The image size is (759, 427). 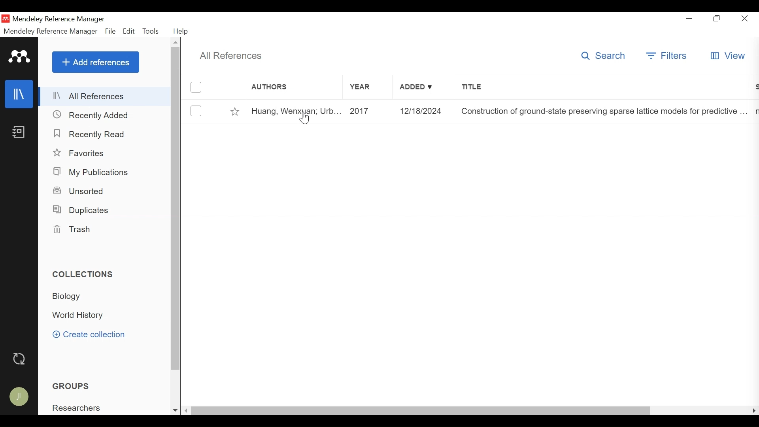 What do you see at coordinates (96, 172) in the screenshot?
I see `My Publications` at bounding box center [96, 172].